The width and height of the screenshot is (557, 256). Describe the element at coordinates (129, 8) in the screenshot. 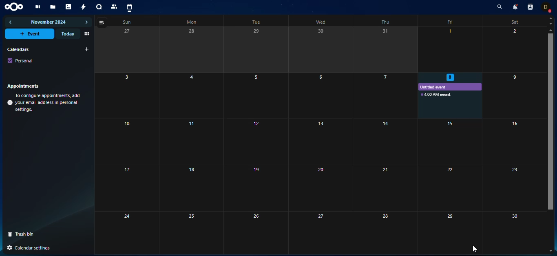

I see `calendar` at that location.